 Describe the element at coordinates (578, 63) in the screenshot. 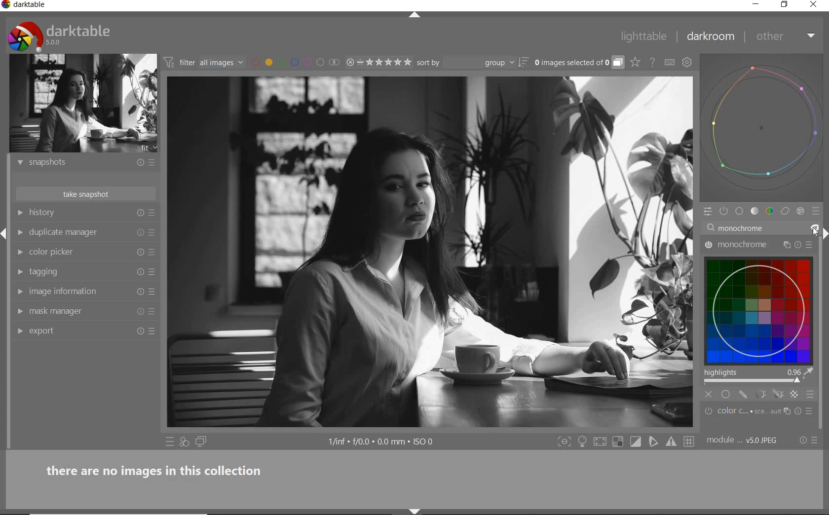

I see `expand grouped images` at that location.